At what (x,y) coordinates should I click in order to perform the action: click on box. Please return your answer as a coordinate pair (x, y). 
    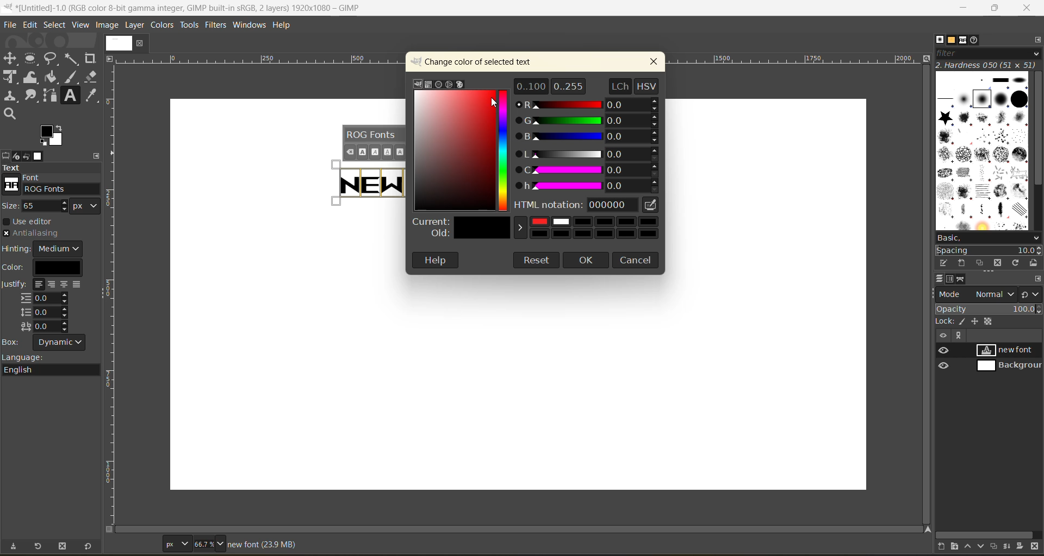
    Looking at the image, I should click on (49, 343).